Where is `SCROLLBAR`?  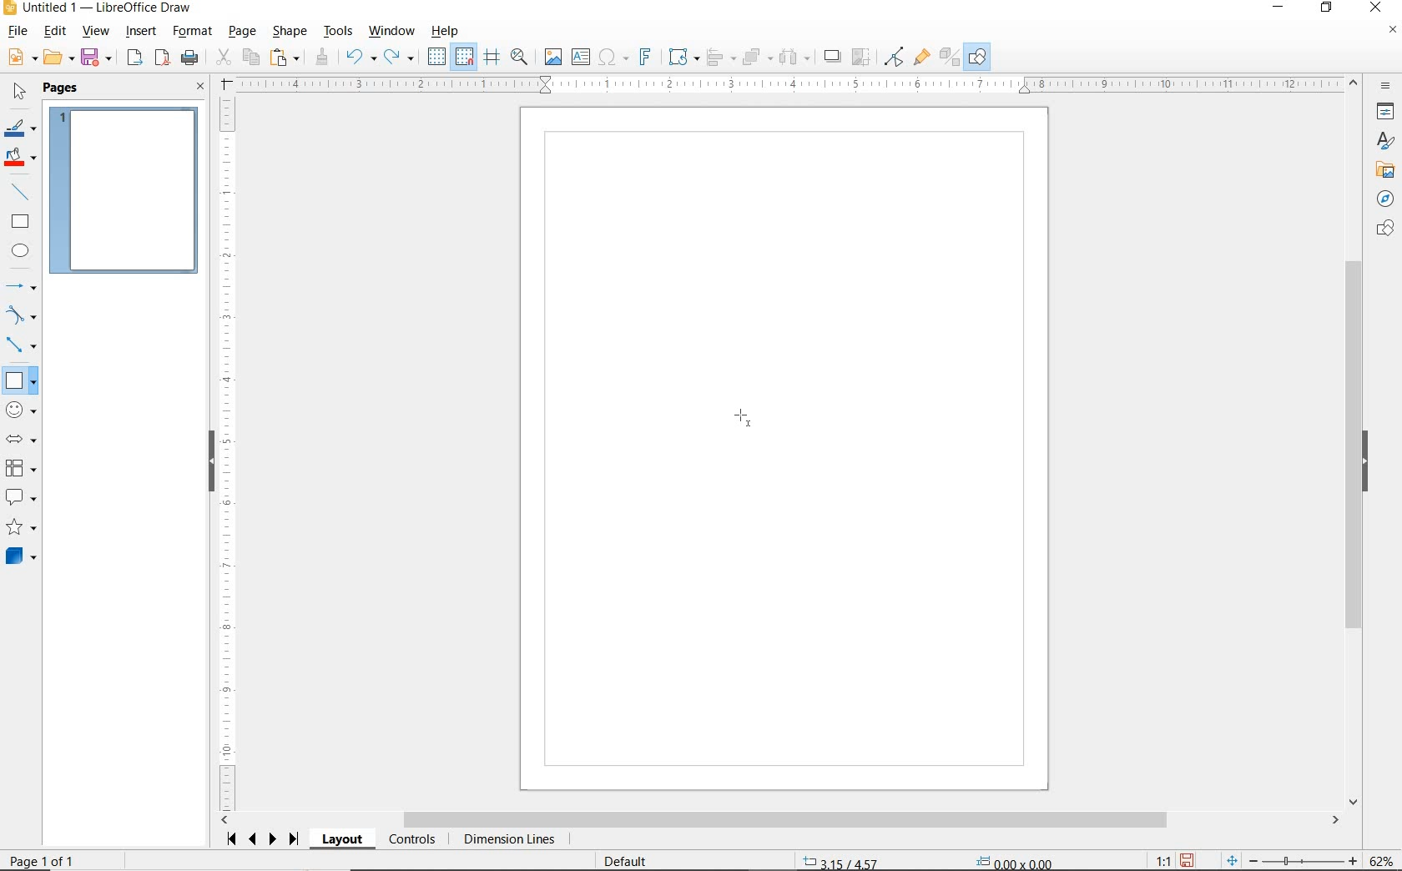
SCROLLBAR is located at coordinates (1356, 441).